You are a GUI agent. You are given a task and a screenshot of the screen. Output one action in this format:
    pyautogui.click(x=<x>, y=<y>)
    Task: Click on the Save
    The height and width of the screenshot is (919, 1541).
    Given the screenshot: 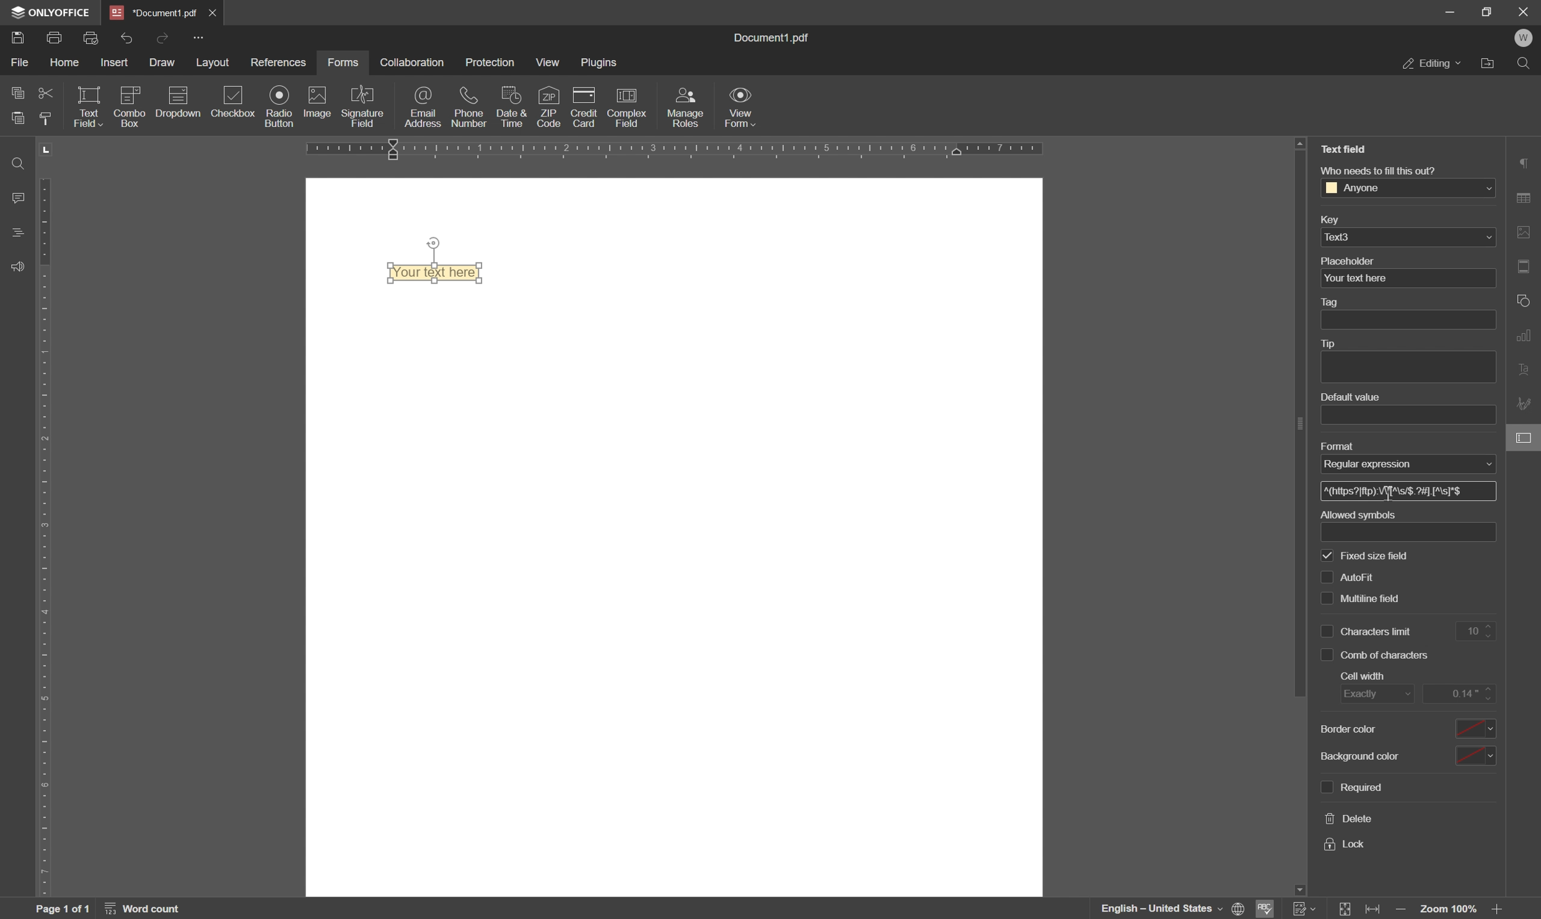 What is the action you would take?
    pyautogui.click(x=19, y=39)
    